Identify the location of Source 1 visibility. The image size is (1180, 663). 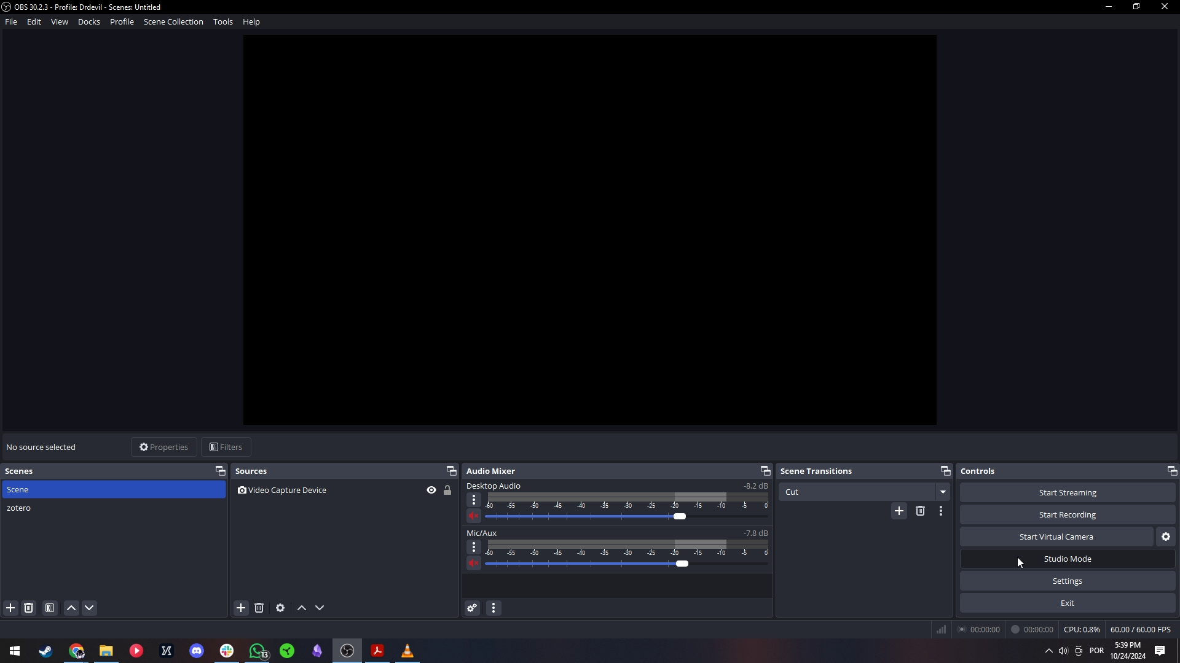
(430, 490).